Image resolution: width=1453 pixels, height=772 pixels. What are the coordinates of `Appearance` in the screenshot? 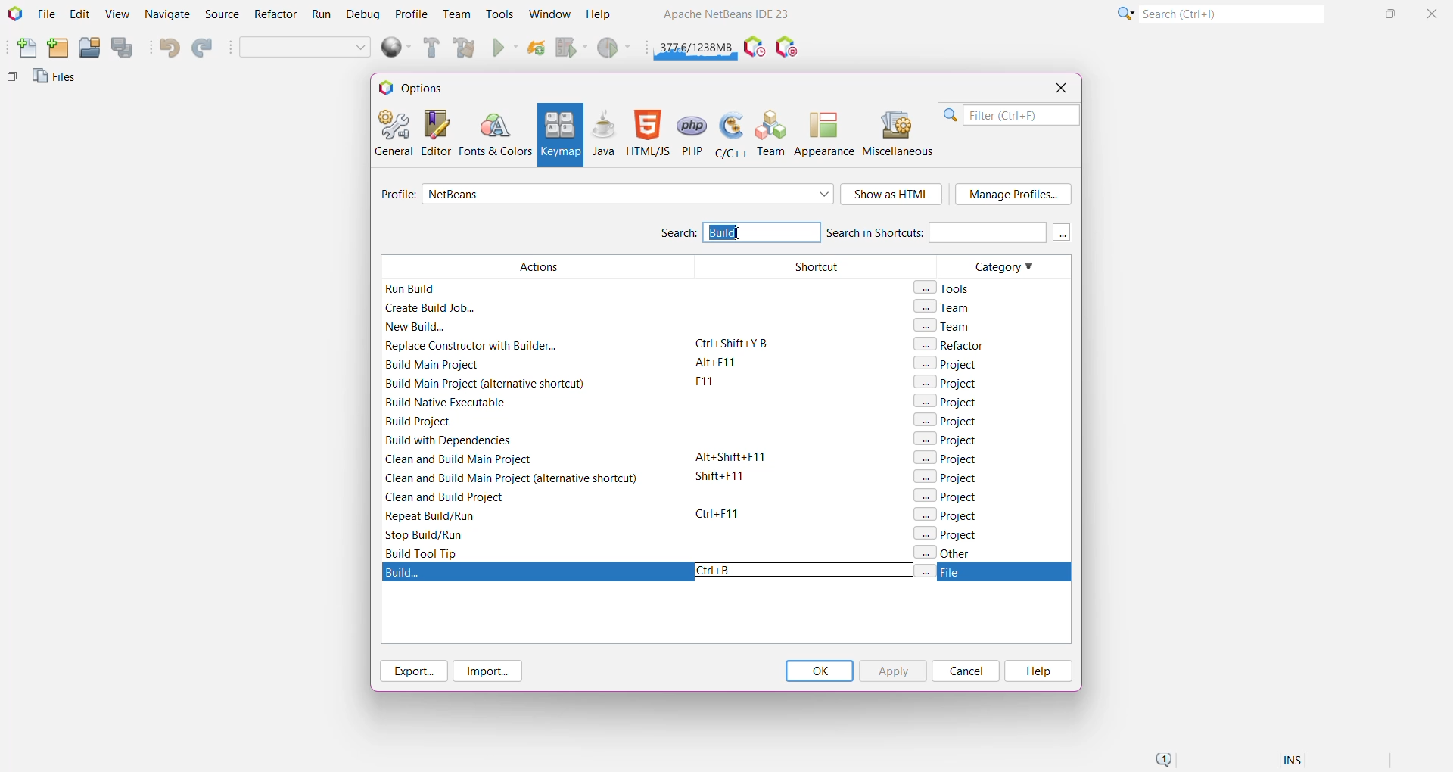 It's located at (824, 133).